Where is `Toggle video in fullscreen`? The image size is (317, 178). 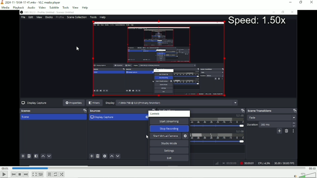 Toggle video in fullscreen is located at coordinates (35, 175).